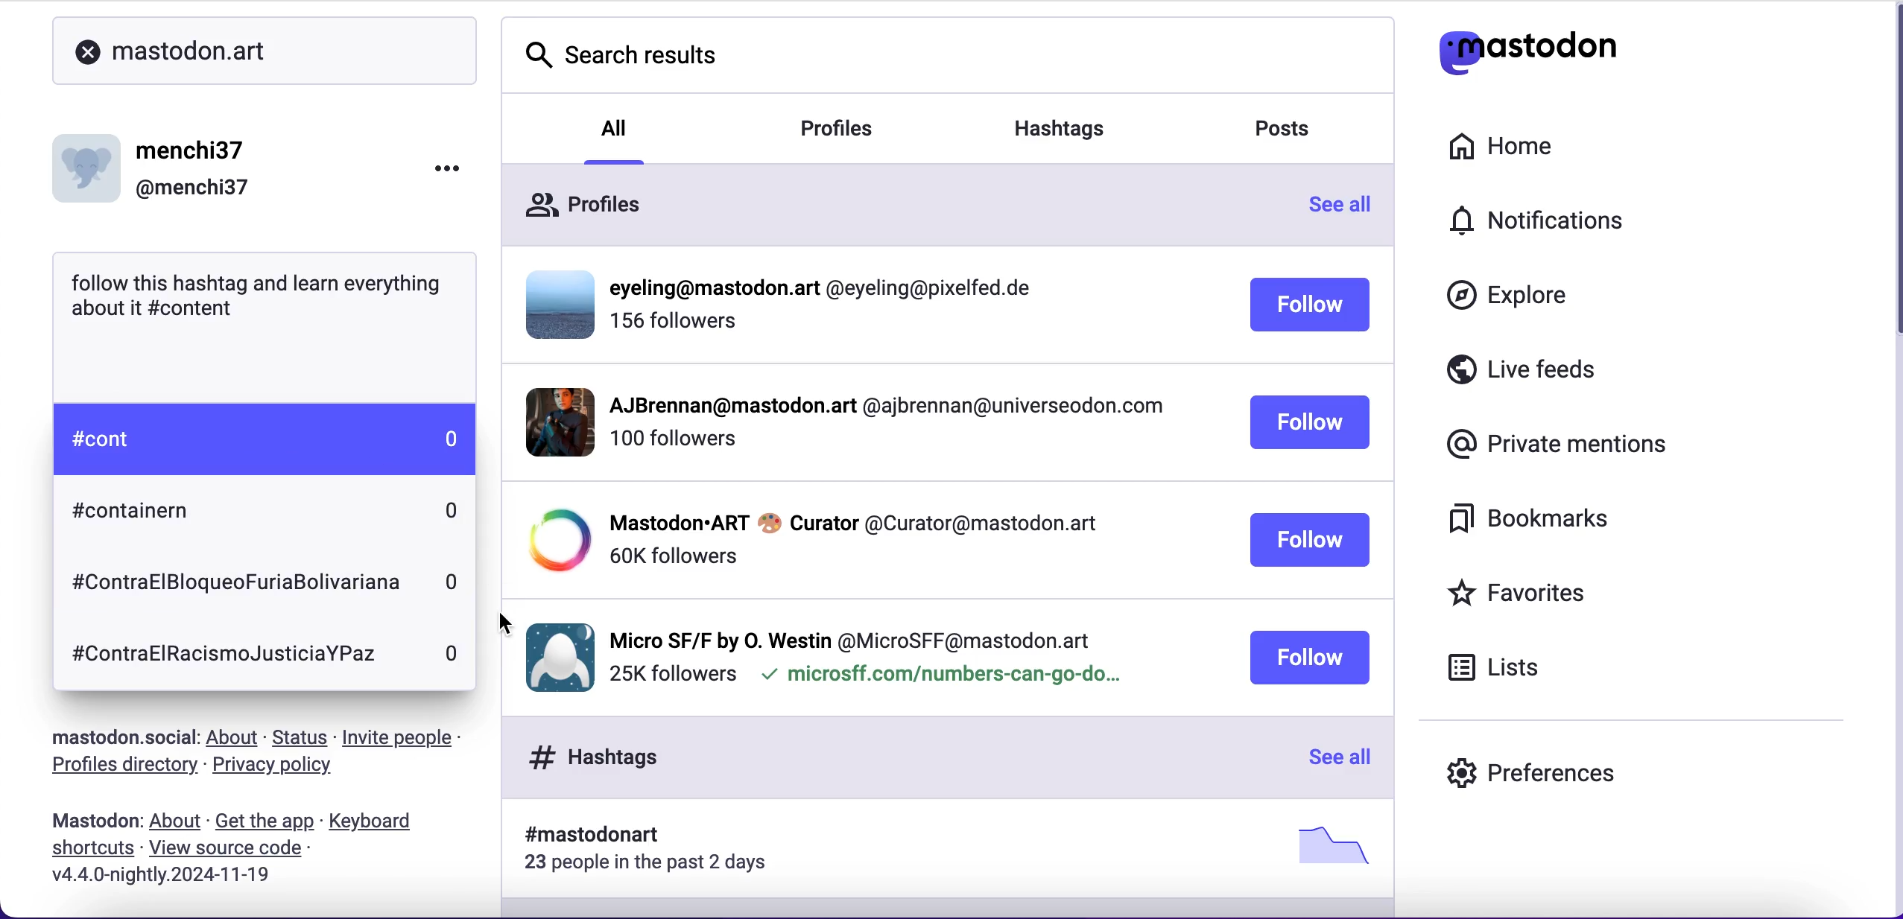 This screenshot has height=919, width=1903. I want to click on hashtags, so click(1079, 123).